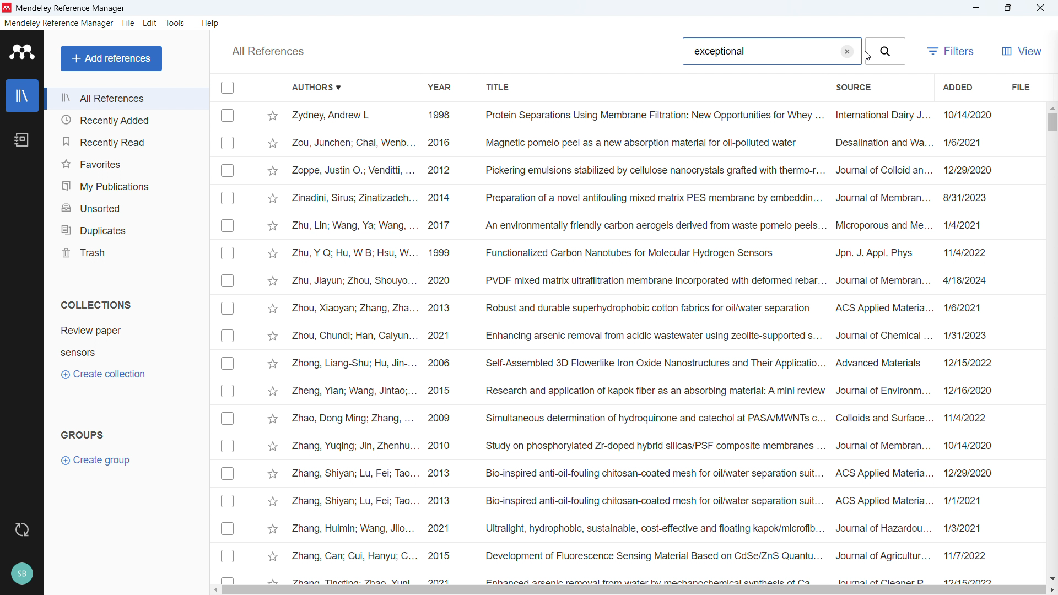 The width and height of the screenshot is (1058, 595). I want to click on All references , so click(126, 98).